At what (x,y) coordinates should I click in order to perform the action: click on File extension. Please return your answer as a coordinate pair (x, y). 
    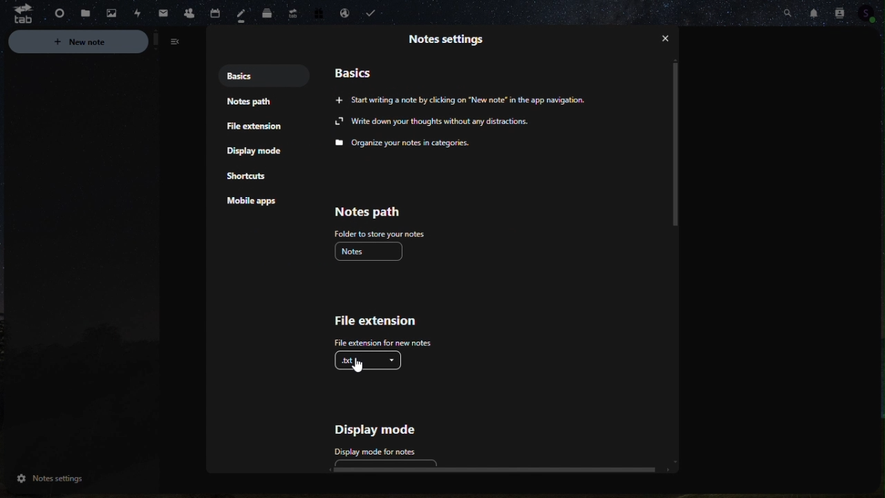
    Looking at the image, I should click on (373, 321).